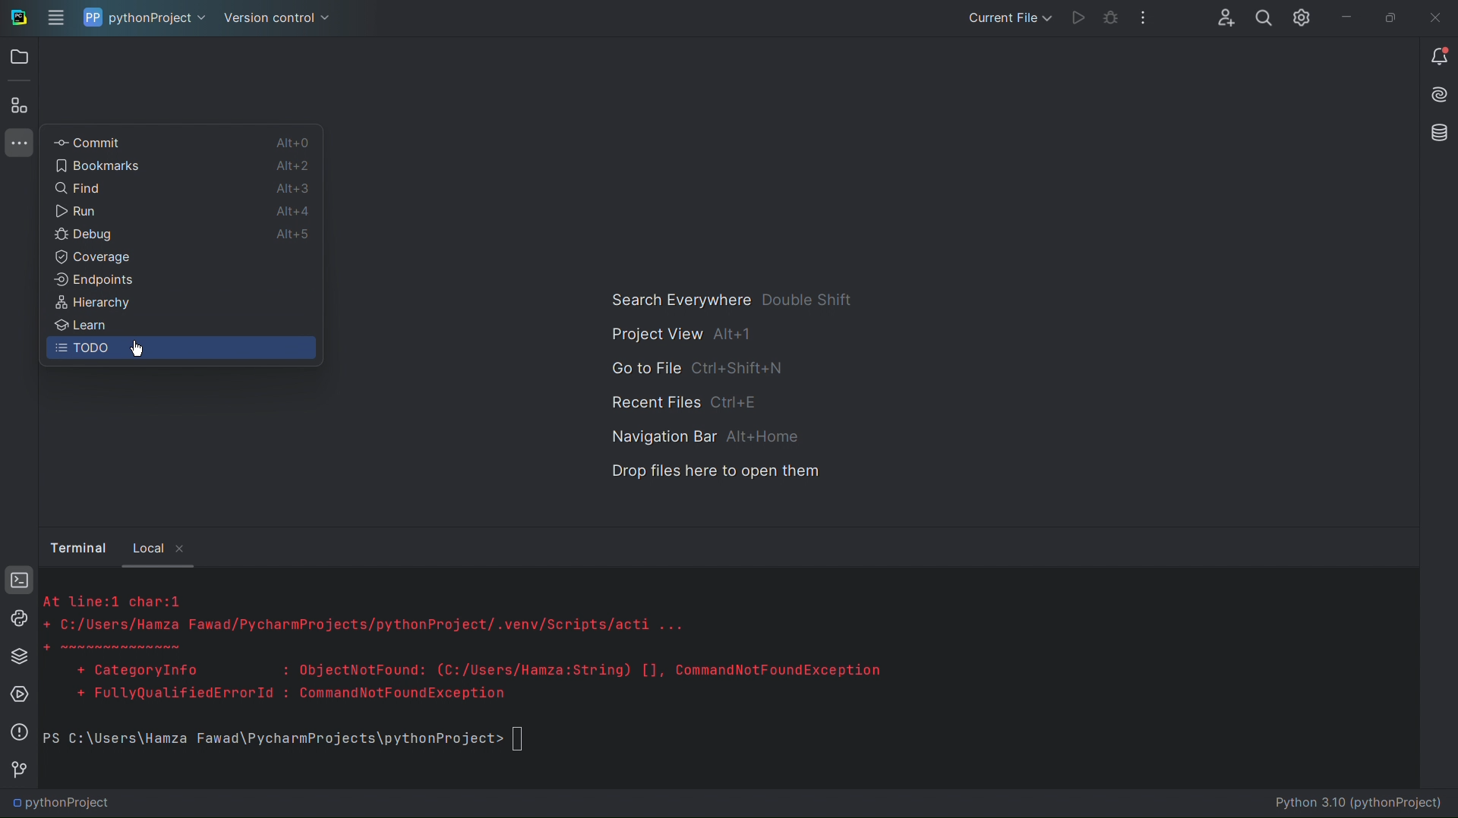 The height and width of the screenshot is (818, 1458). Describe the element at coordinates (683, 334) in the screenshot. I see `Project View` at that location.